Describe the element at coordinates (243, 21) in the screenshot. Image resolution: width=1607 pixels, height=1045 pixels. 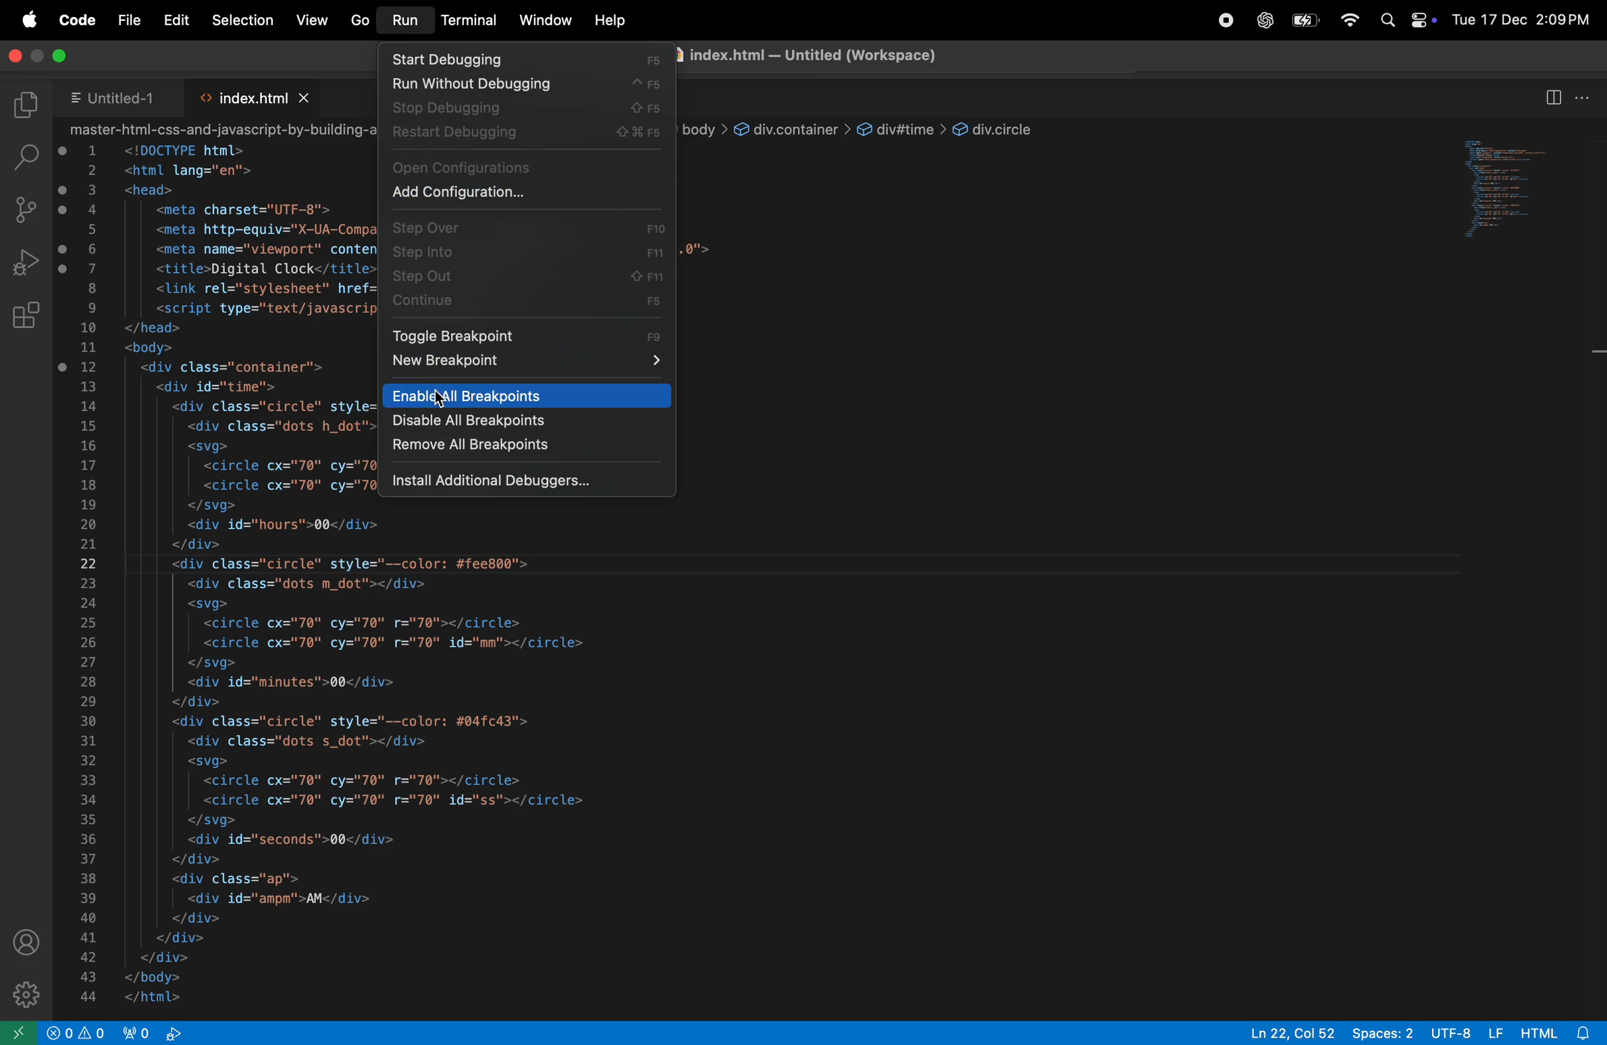
I see `selection` at that location.